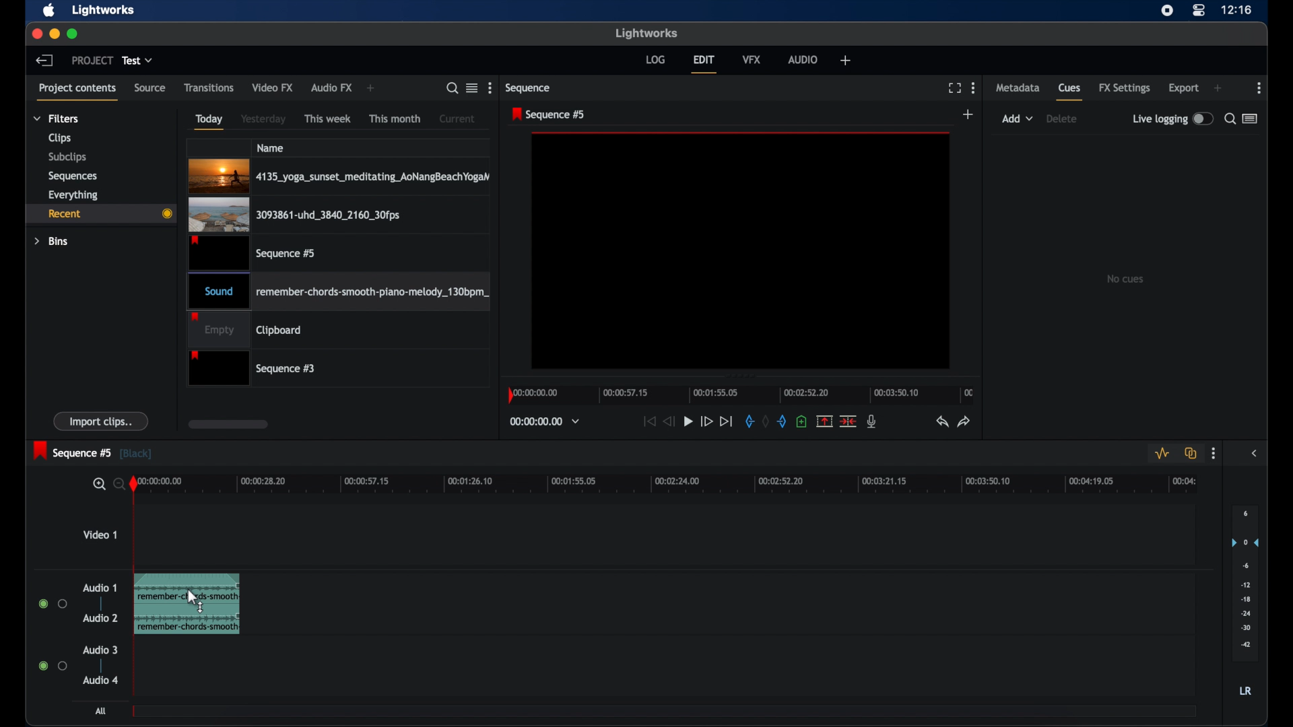  I want to click on this month, so click(396, 119).